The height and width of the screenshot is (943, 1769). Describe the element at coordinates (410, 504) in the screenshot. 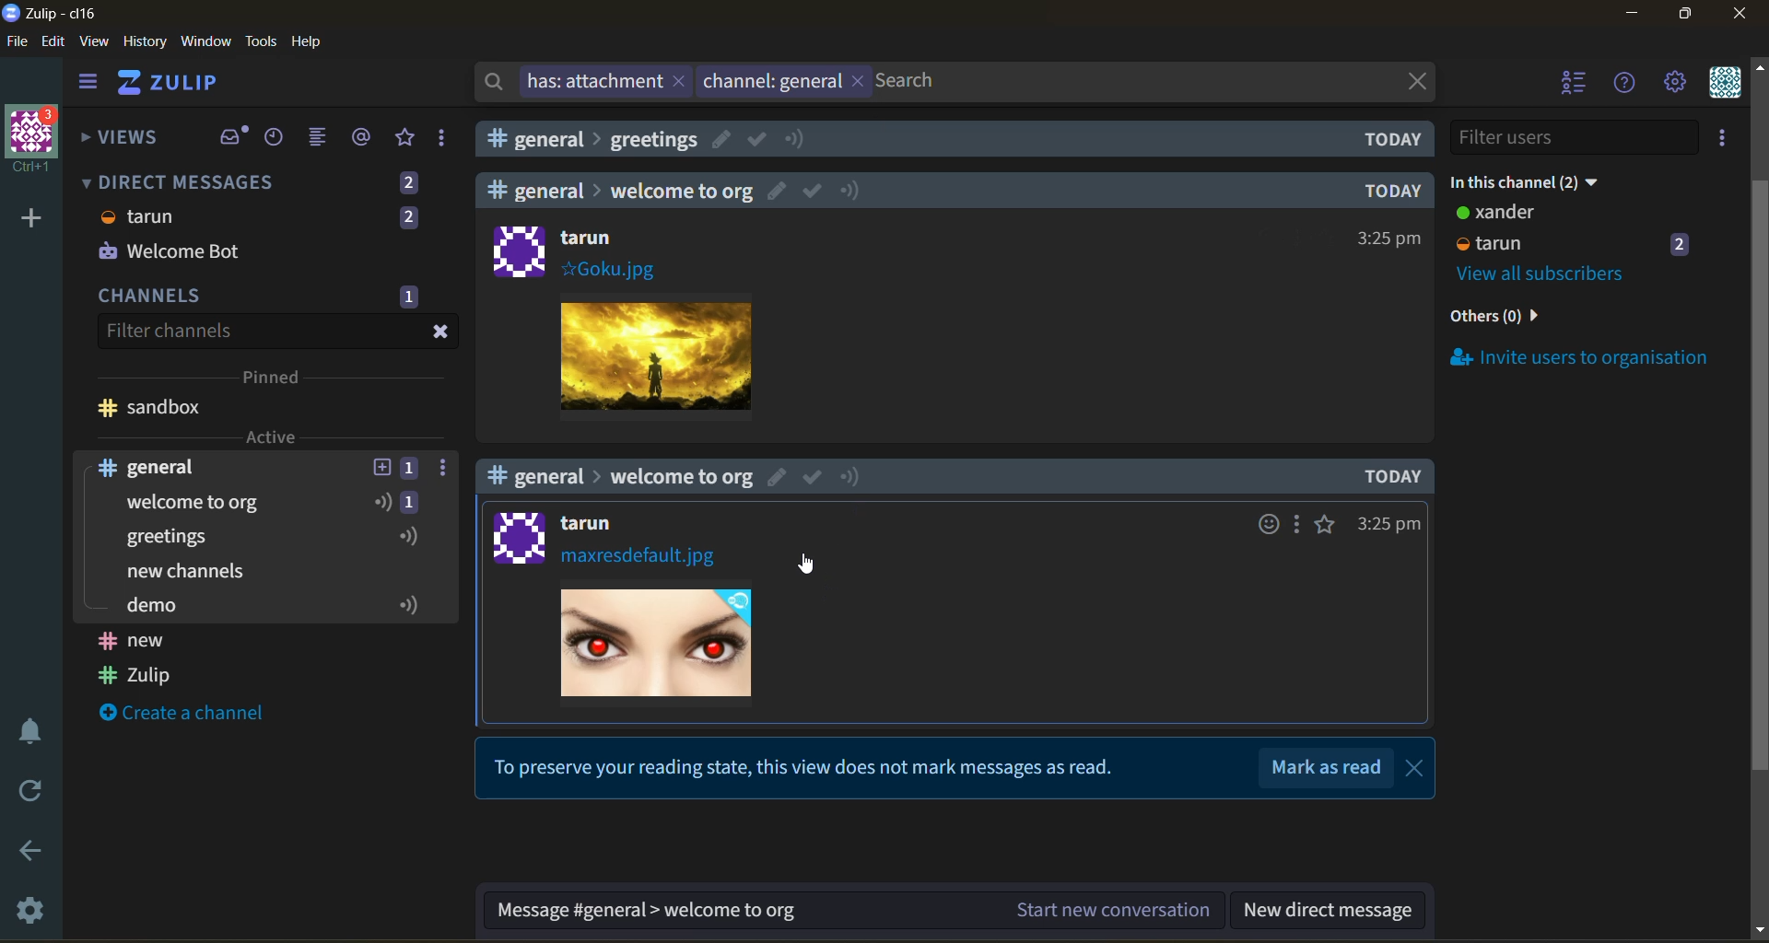

I see `1` at that location.